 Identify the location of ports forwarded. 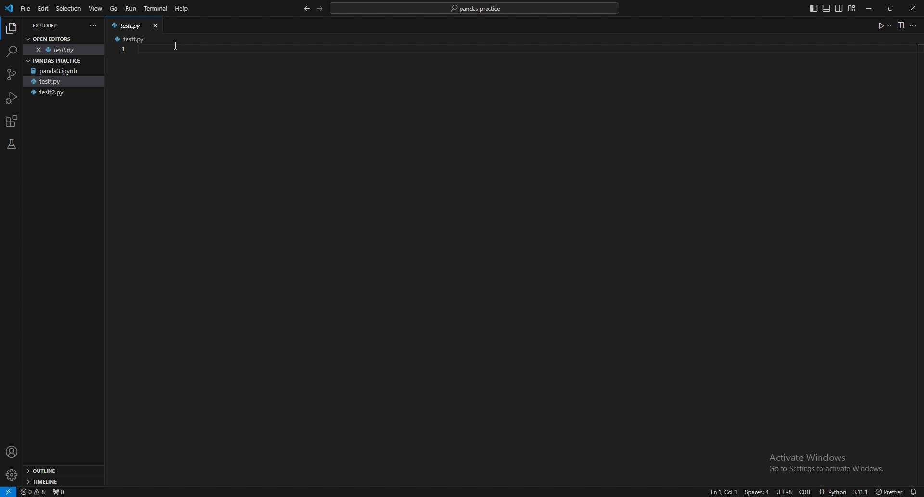
(58, 491).